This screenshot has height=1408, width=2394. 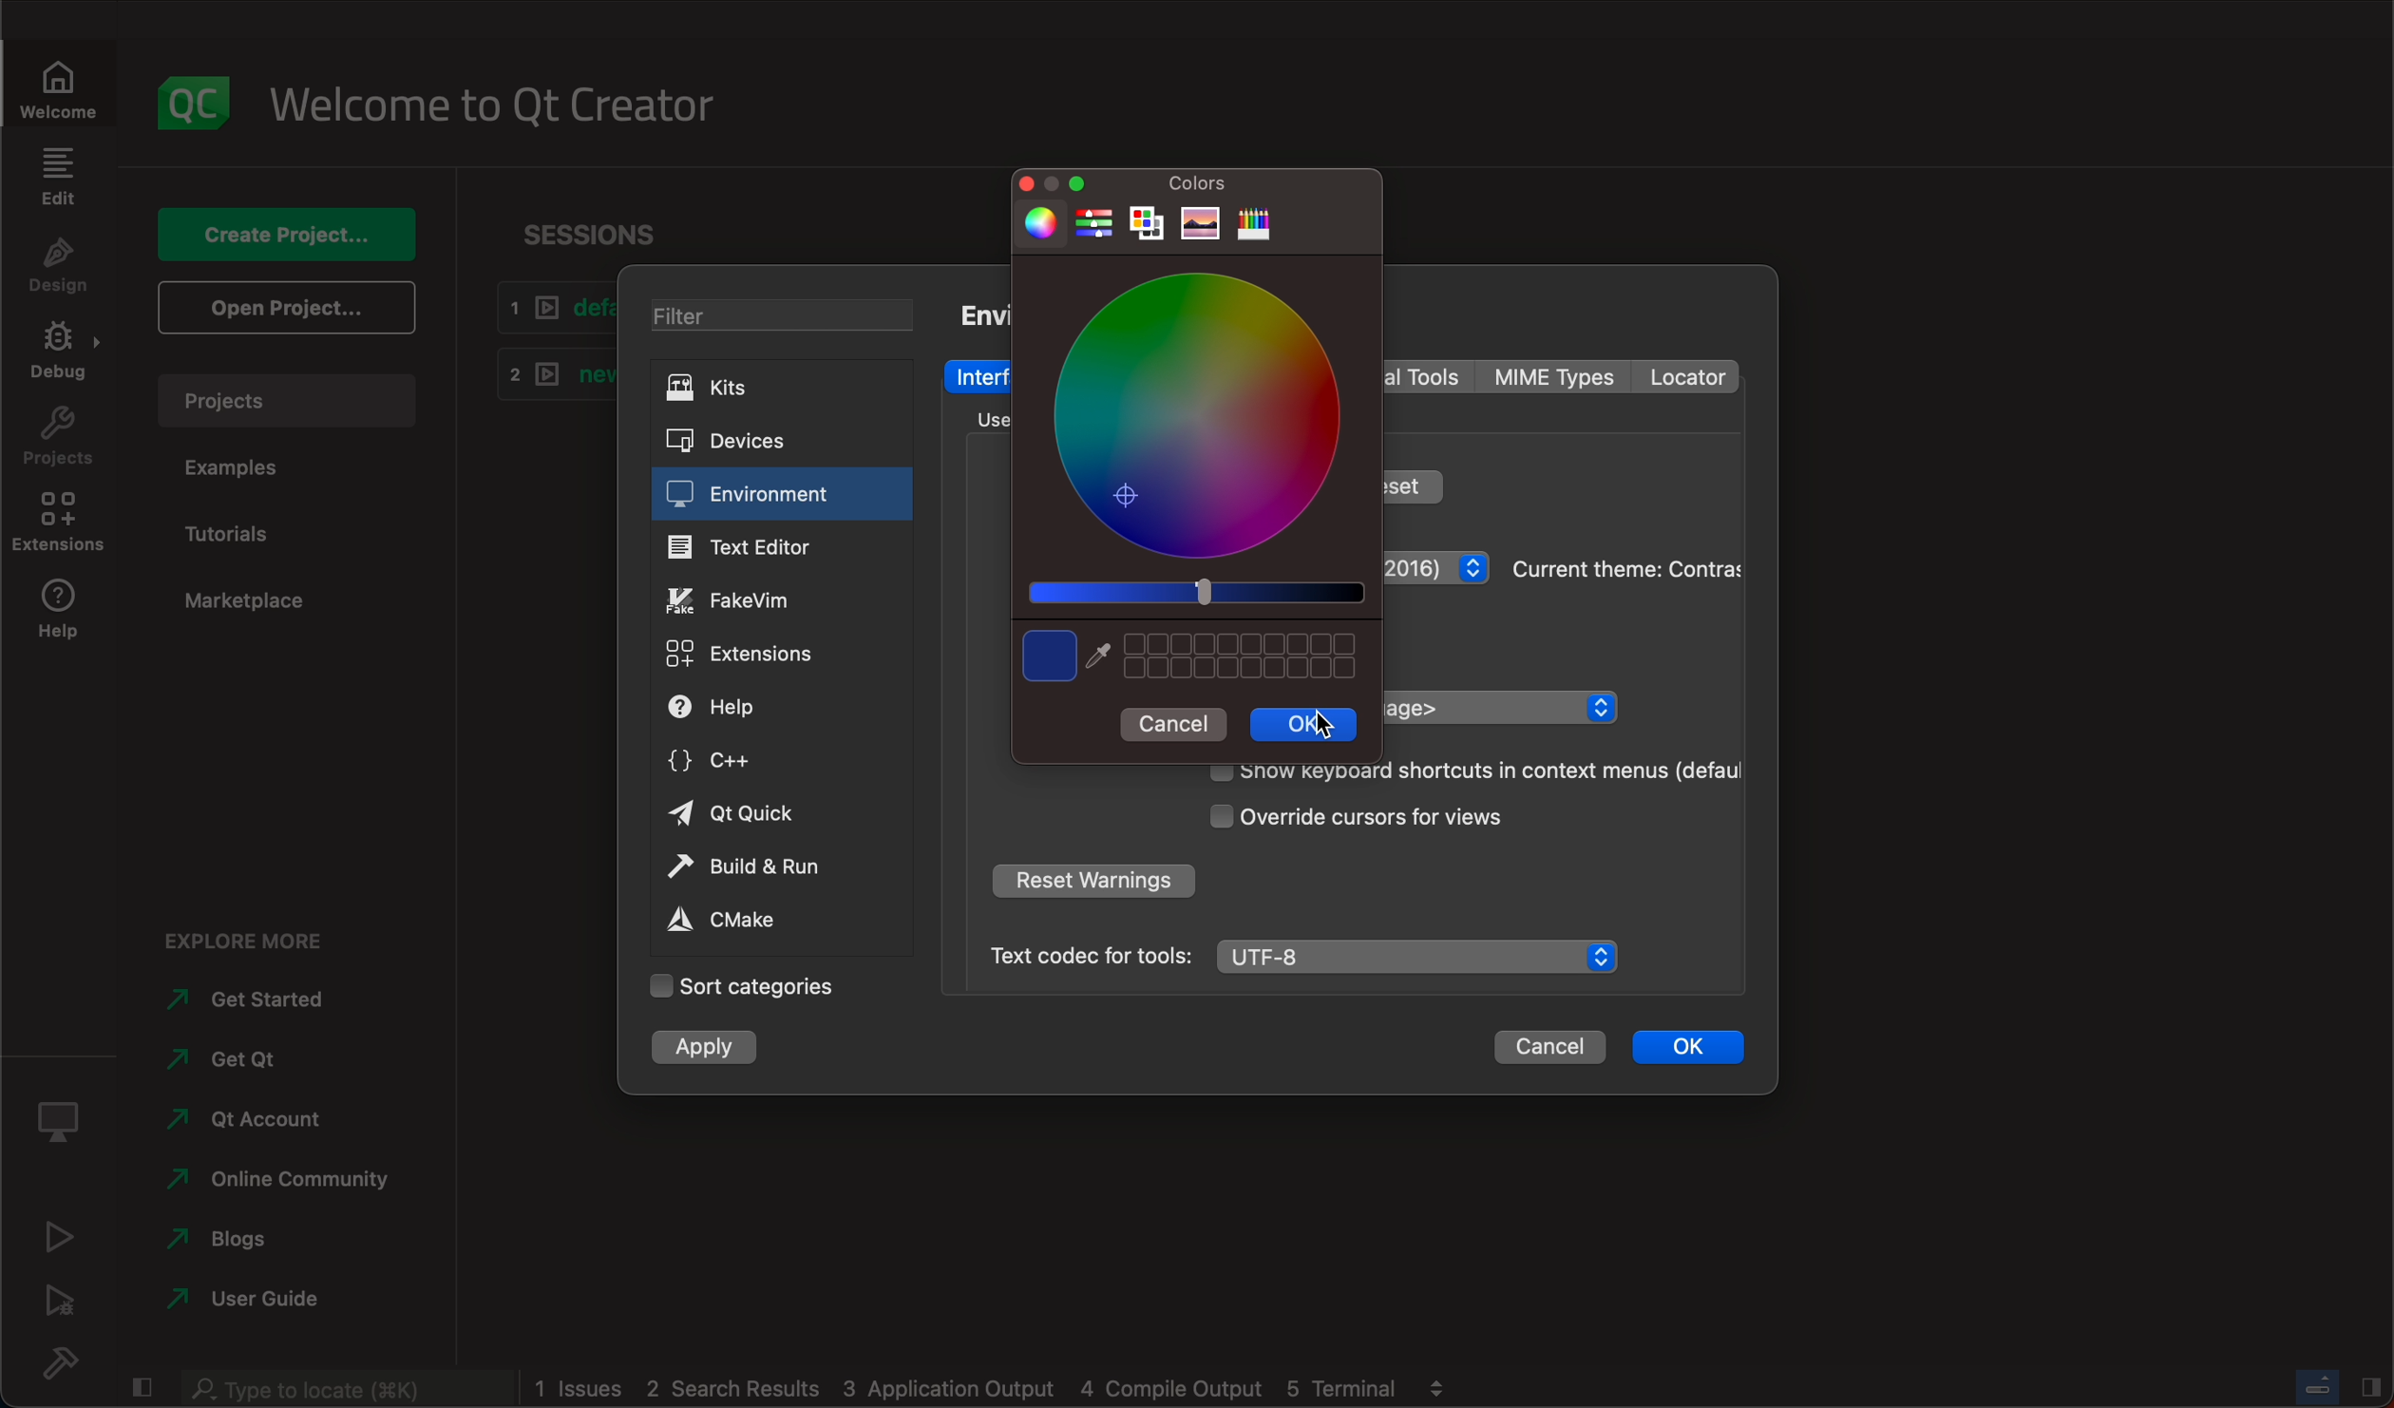 What do you see at coordinates (980, 419) in the screenshot?
I see `use` at bounding box center [980, 419].